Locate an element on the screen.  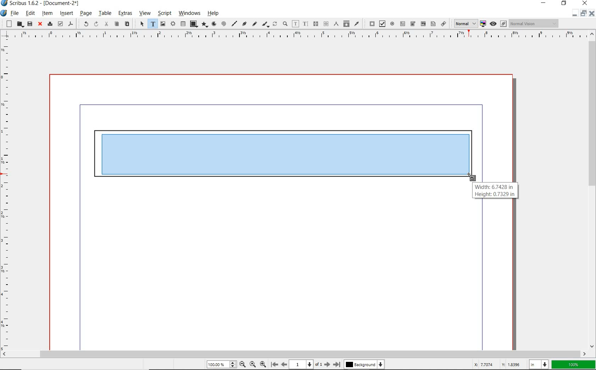
zoom to is located at coordinates (253, 364).